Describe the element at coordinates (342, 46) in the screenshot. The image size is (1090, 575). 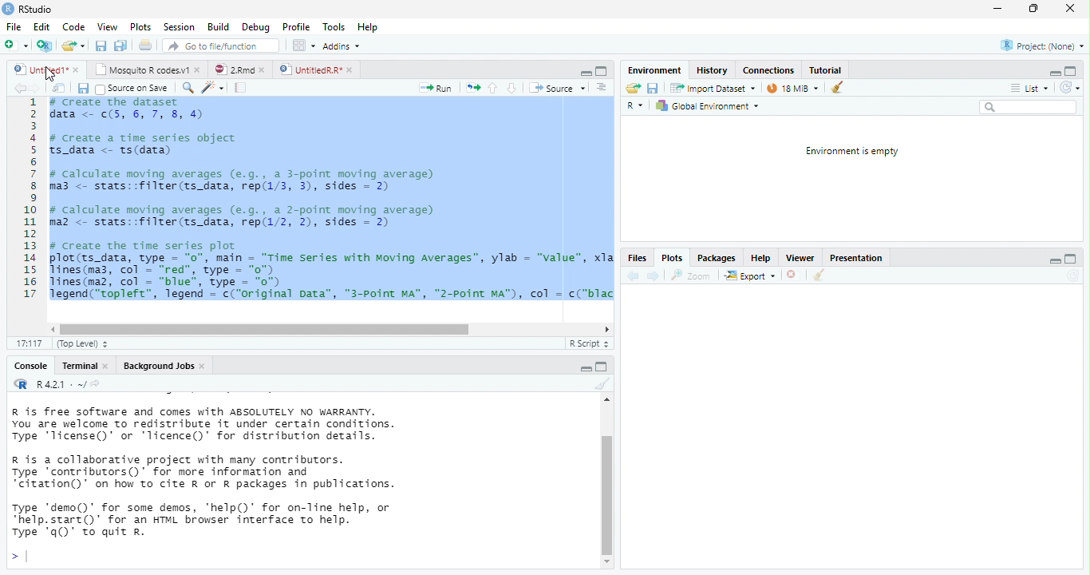
I see `Addins` at that location.